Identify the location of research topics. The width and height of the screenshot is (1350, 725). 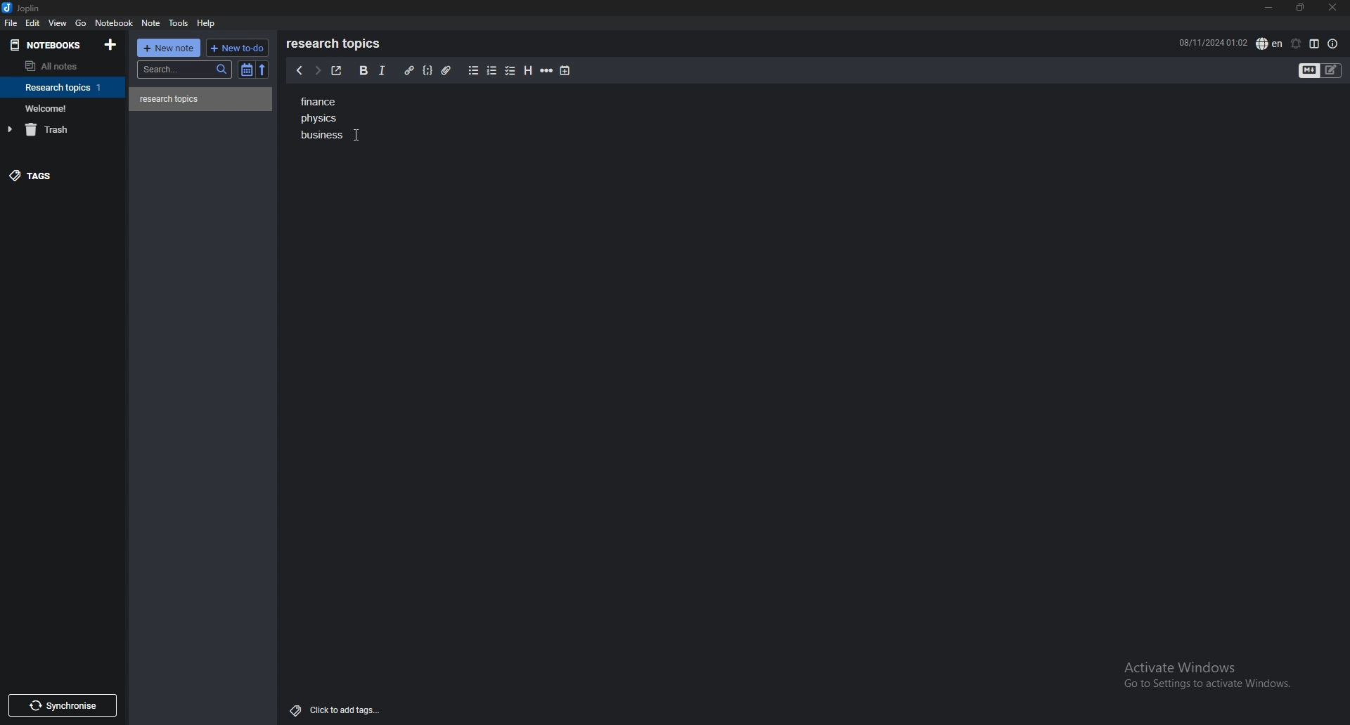
(336, 44).